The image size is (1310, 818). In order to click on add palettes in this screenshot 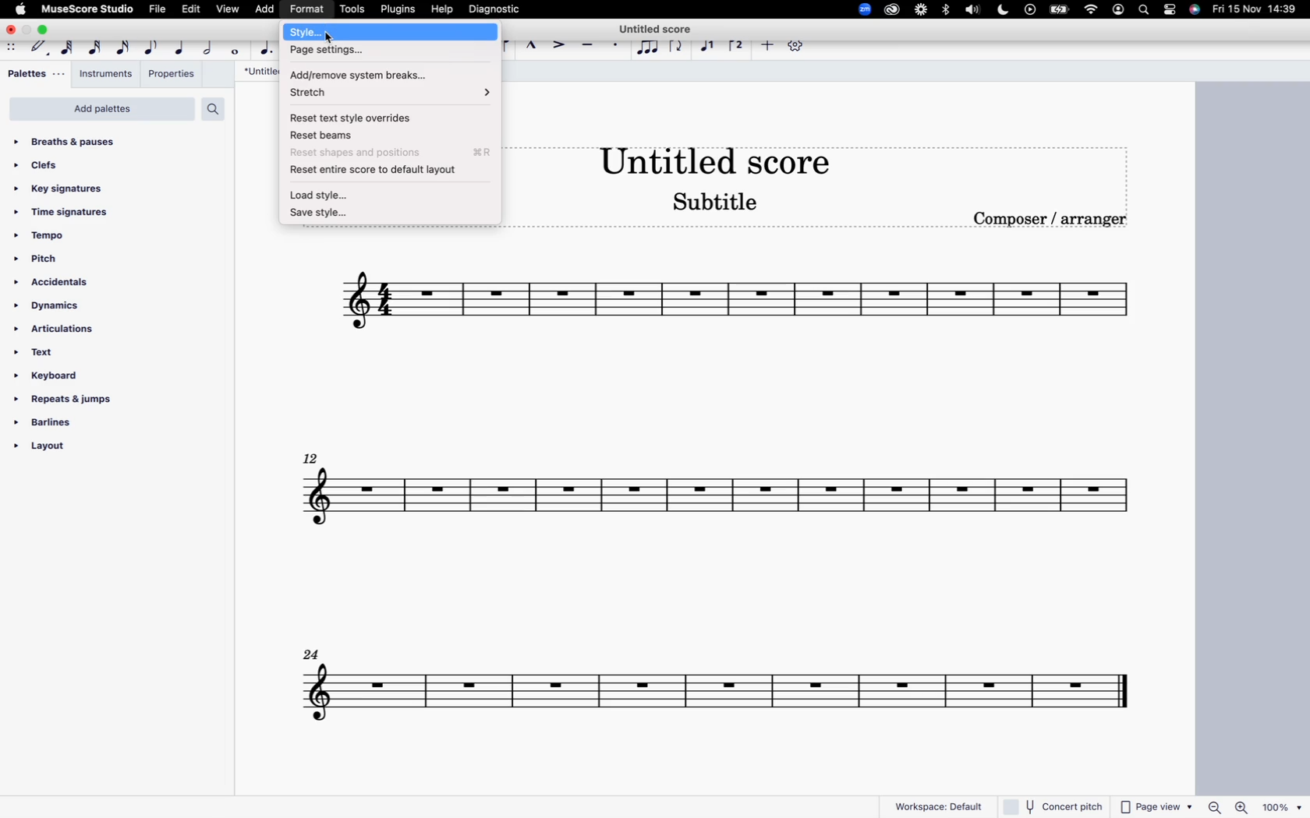, I will do `click(101, 111)`.